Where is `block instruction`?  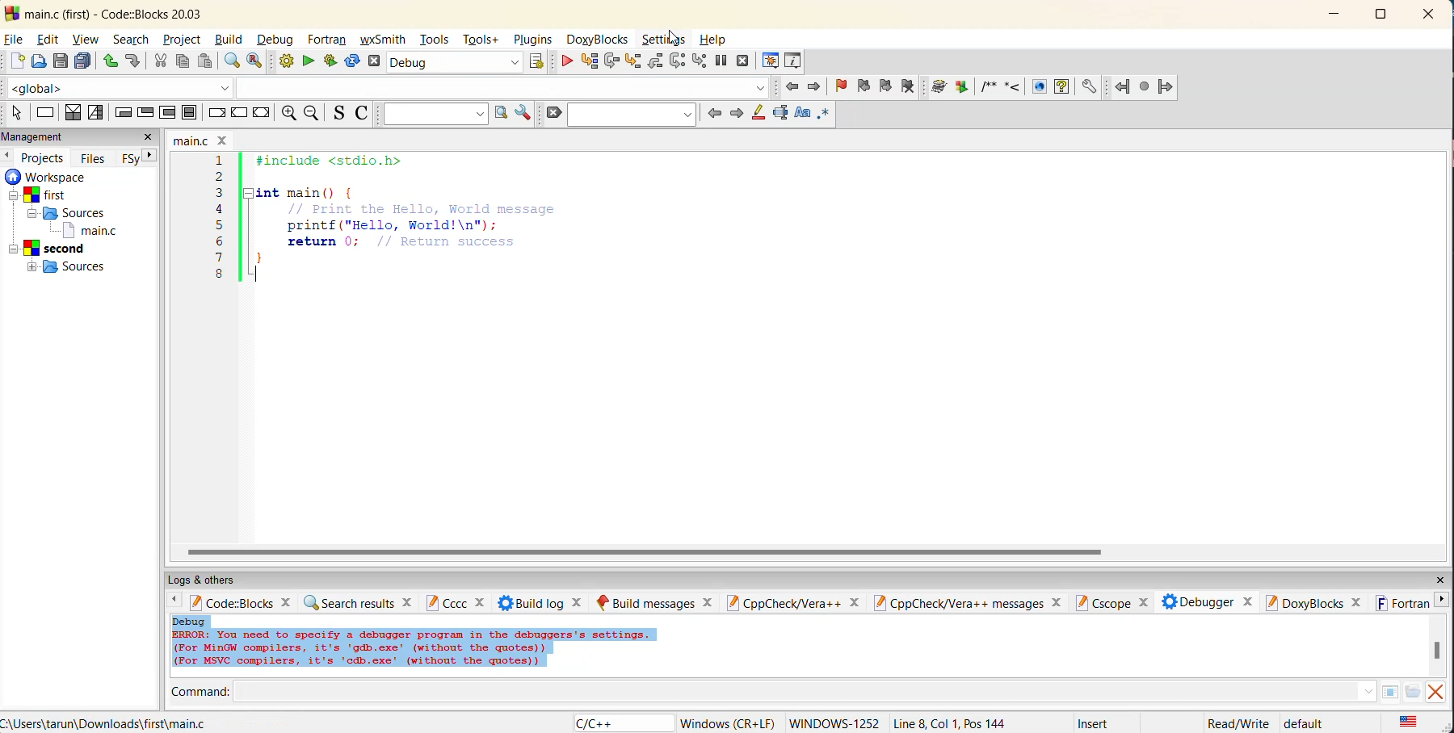
block instruction is located at coordinates (189, 113).